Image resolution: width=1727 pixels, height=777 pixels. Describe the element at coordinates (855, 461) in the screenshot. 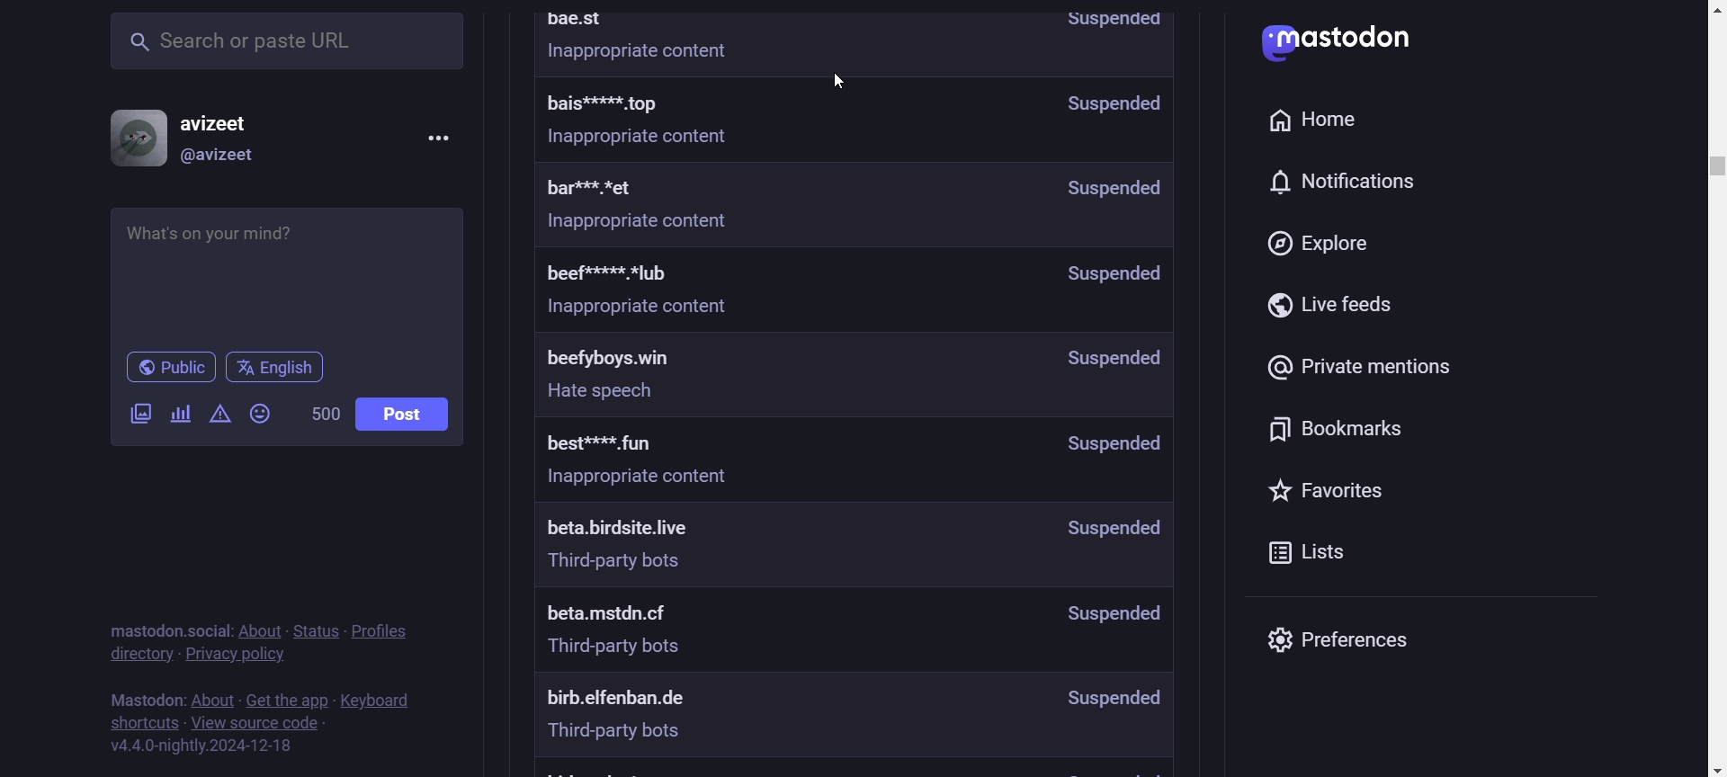

I see `moderated server's information` at that location.